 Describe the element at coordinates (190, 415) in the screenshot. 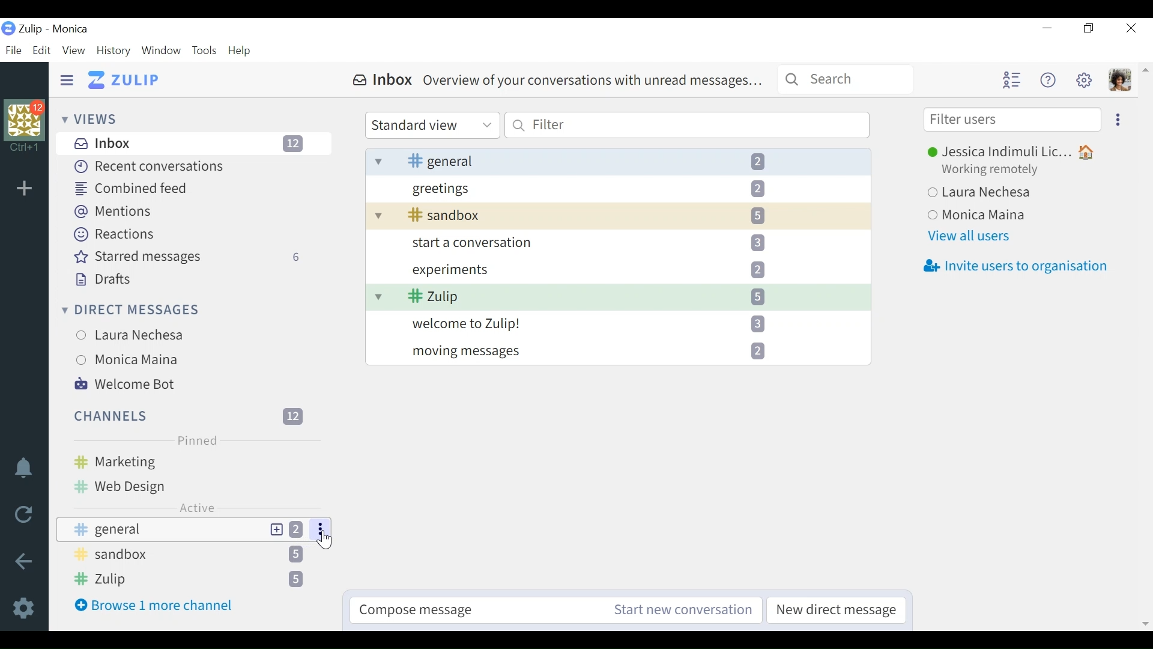

I see `Channels 12` at that location.